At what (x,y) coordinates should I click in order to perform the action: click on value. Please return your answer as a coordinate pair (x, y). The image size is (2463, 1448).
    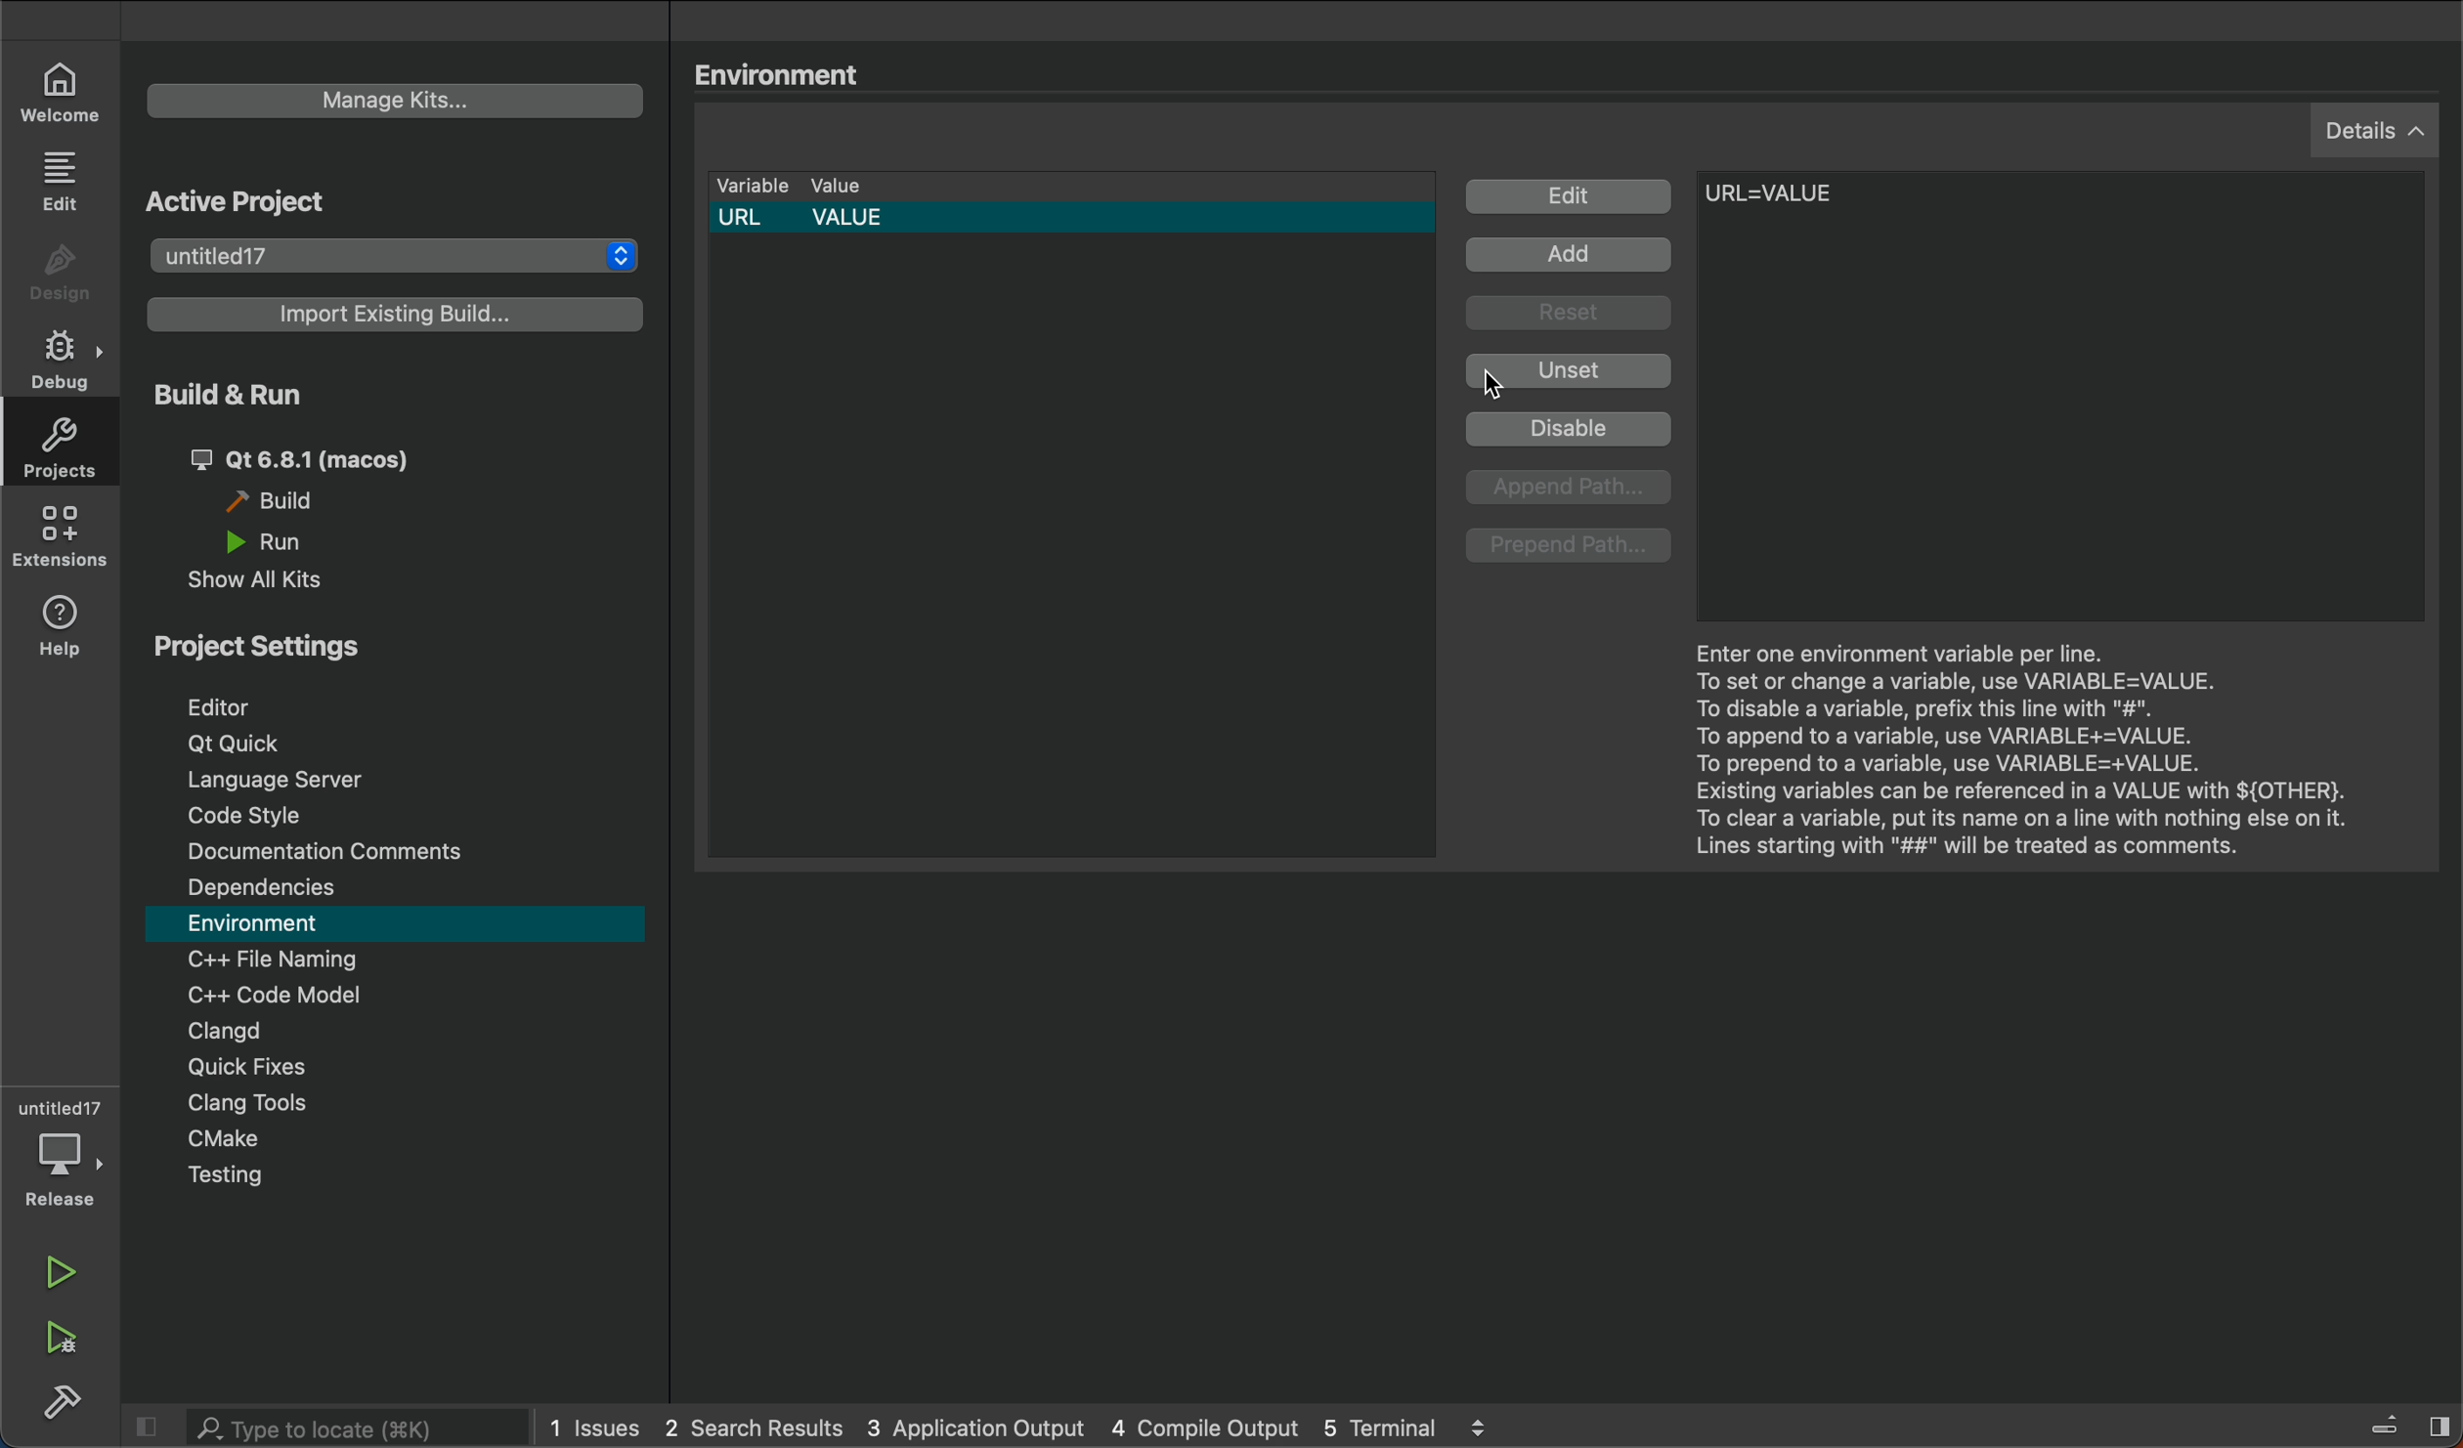
    Looking at the image, I should click on (854, 190).